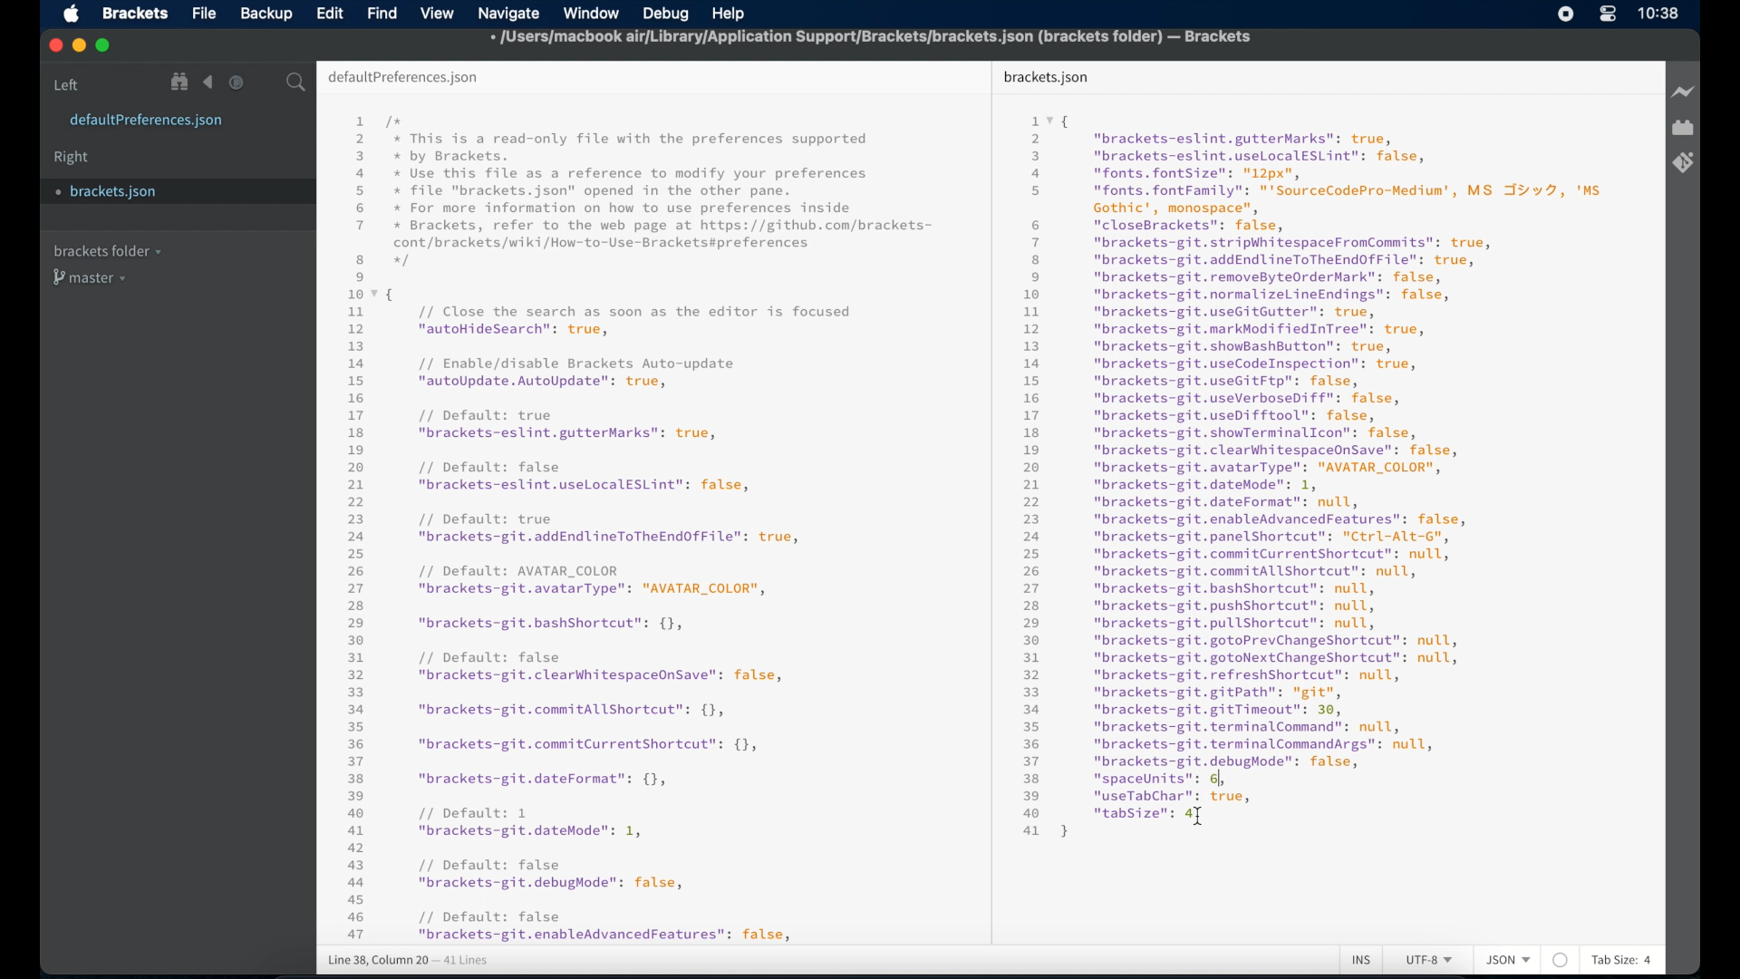 This screenshot has height=979, width=1740. Describe the element at coordinates (266, 83) in the screenshot. I see `split the editor vertical or horizontal` at that location.